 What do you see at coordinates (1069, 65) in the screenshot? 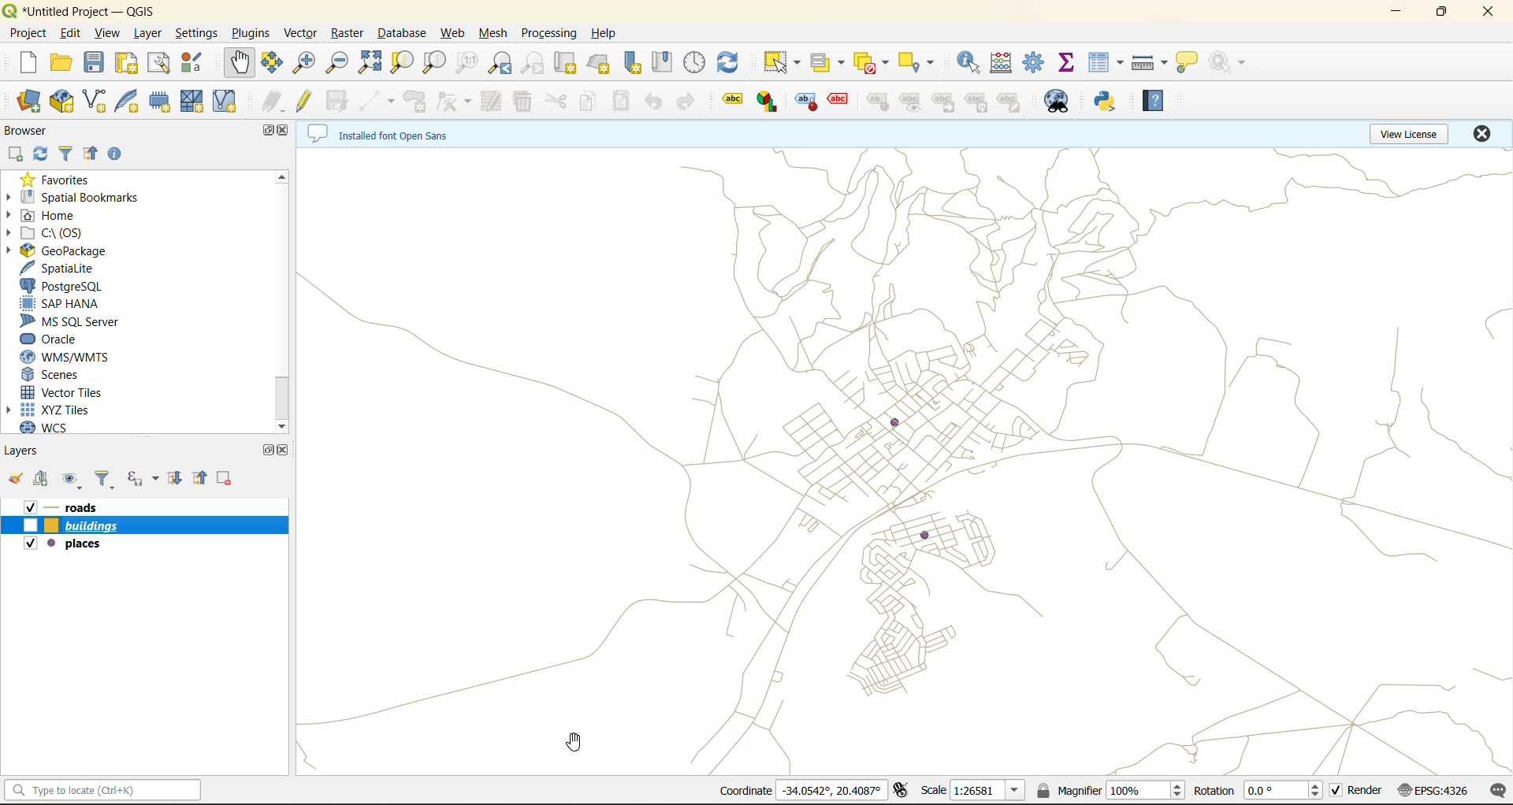
I see `statistical summary` at bounding box center [1069, 65].